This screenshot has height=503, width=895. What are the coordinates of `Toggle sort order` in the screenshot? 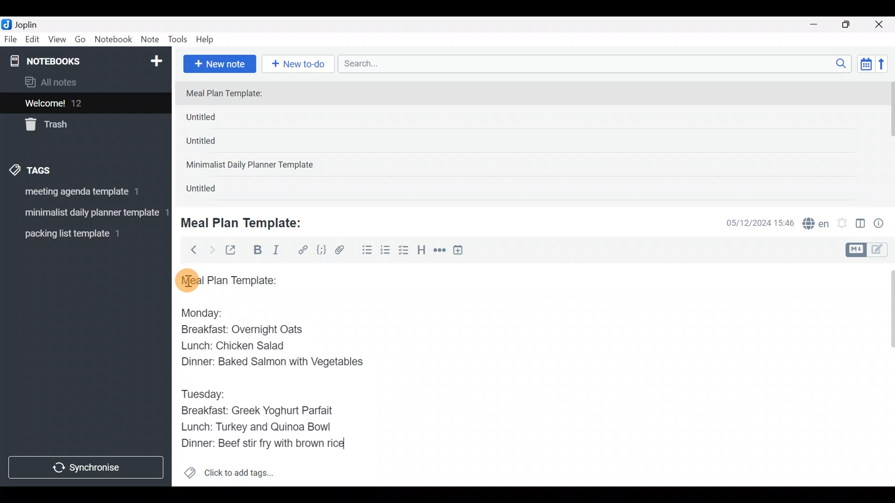 It's located at (866, 64).